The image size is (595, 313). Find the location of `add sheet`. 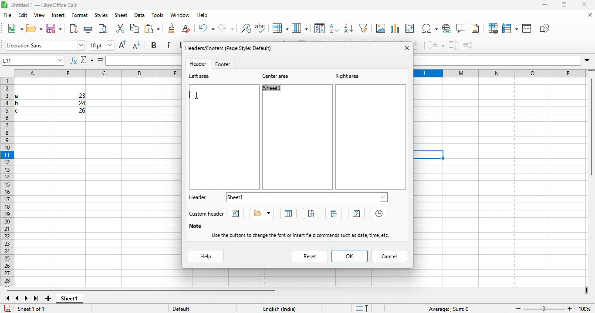

add sheet is located at coordinates (49, 296).